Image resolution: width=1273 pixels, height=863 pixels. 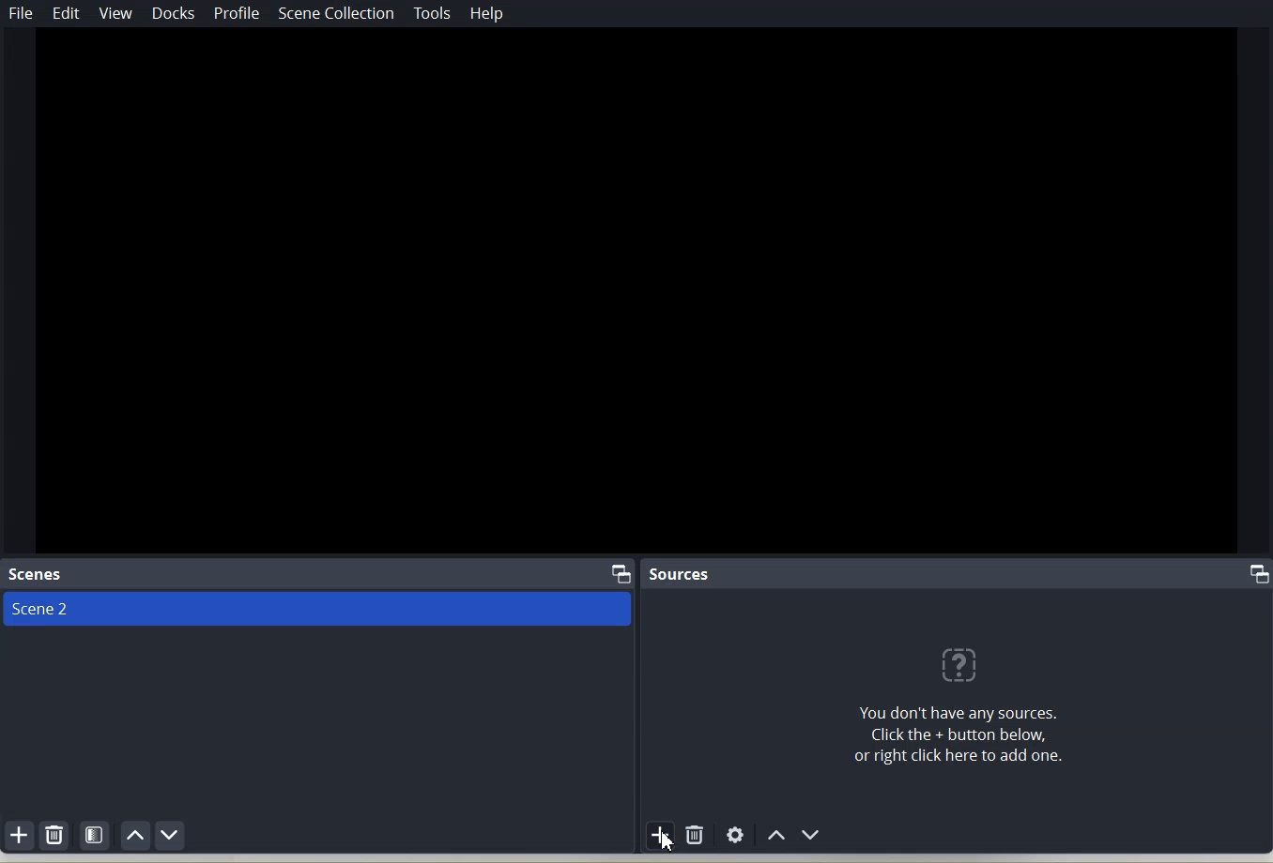 I want to click on Remove selected Scene, so click(x=55, y=836).